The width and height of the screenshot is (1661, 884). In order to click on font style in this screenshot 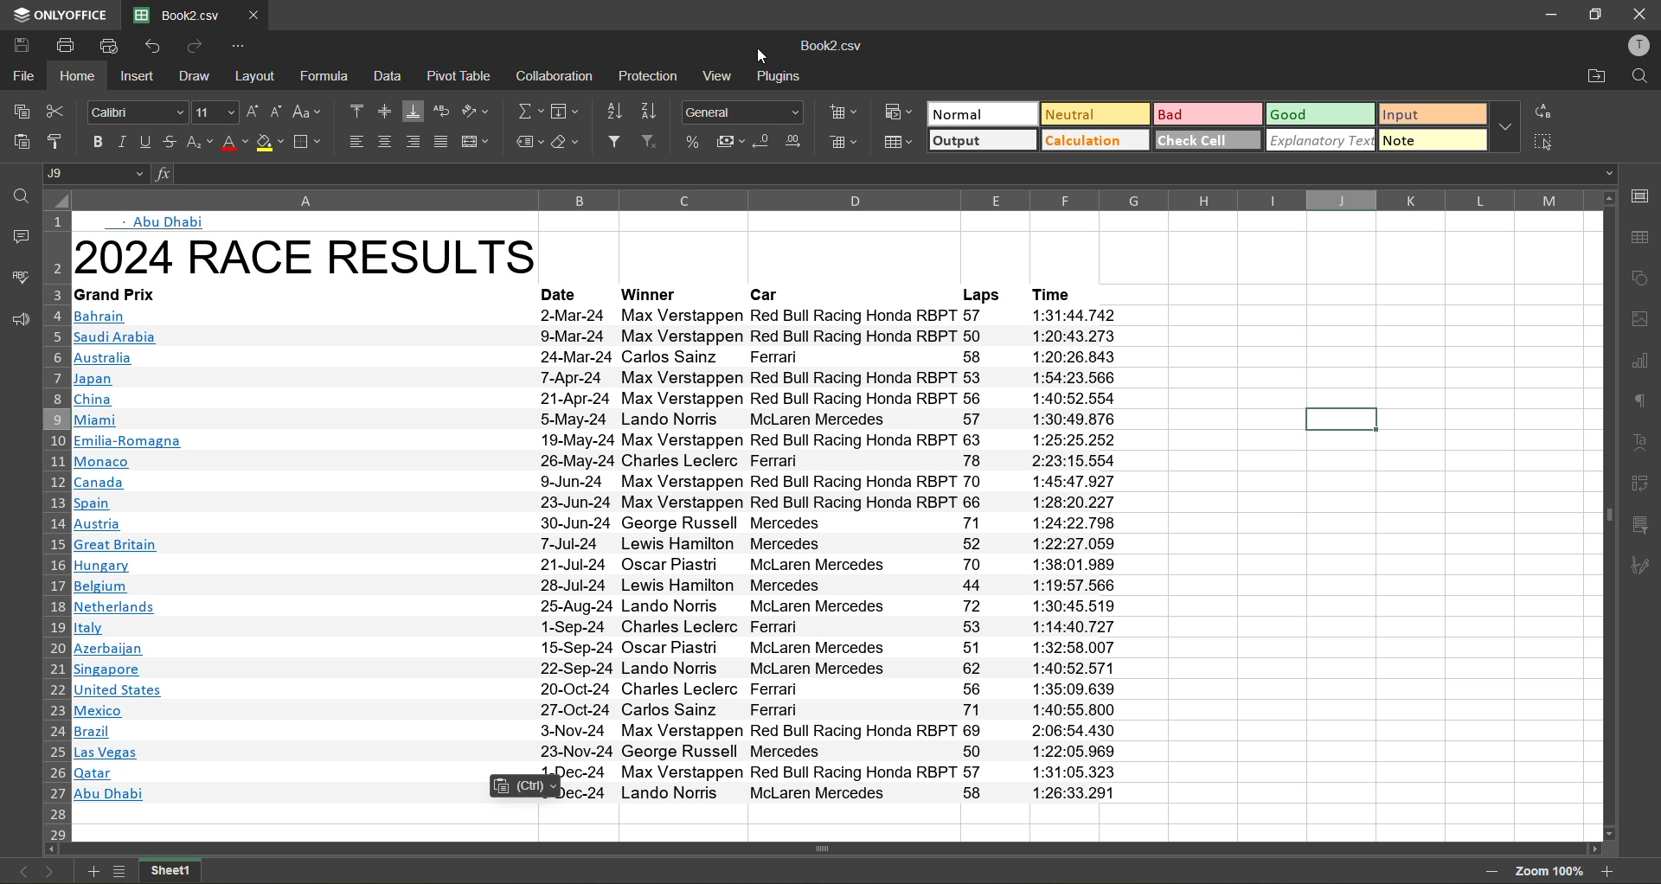, I will do `click(140, 106)`.